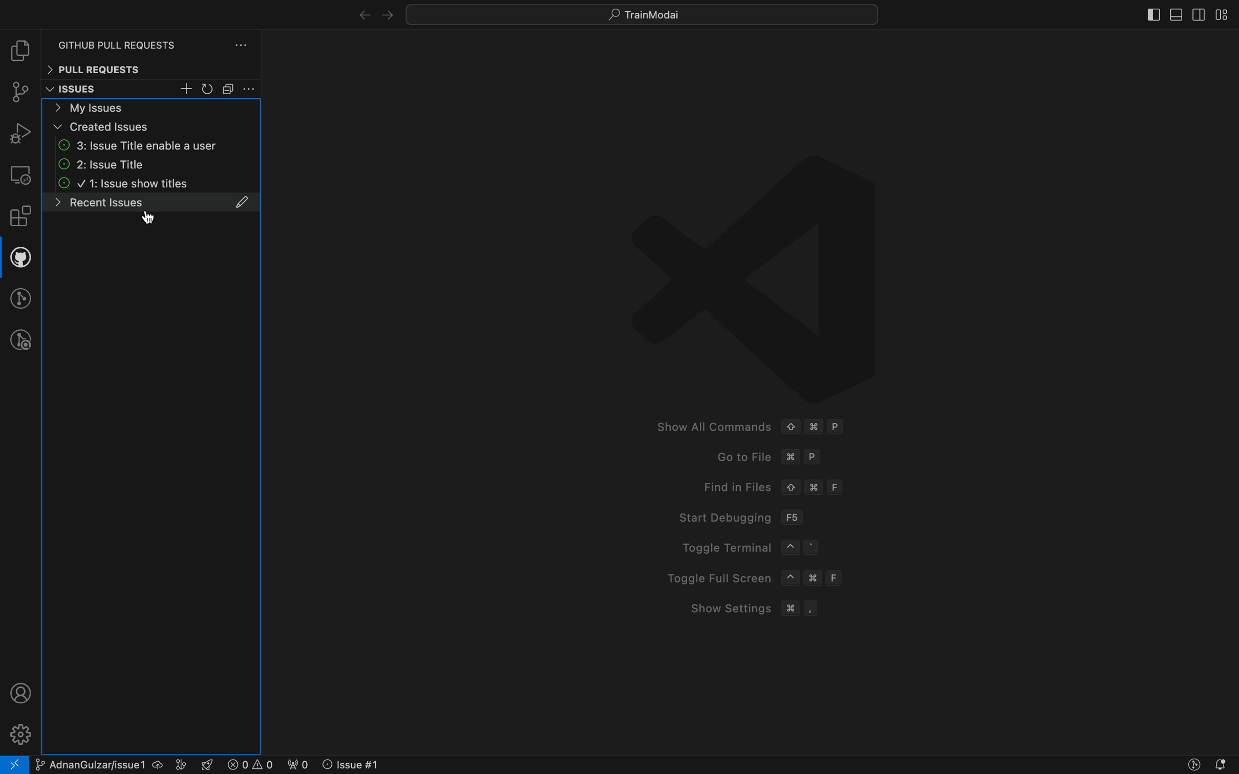 The width and height of the screenshot is (1239, 774). I want to click on git panel, so click(22, 94).